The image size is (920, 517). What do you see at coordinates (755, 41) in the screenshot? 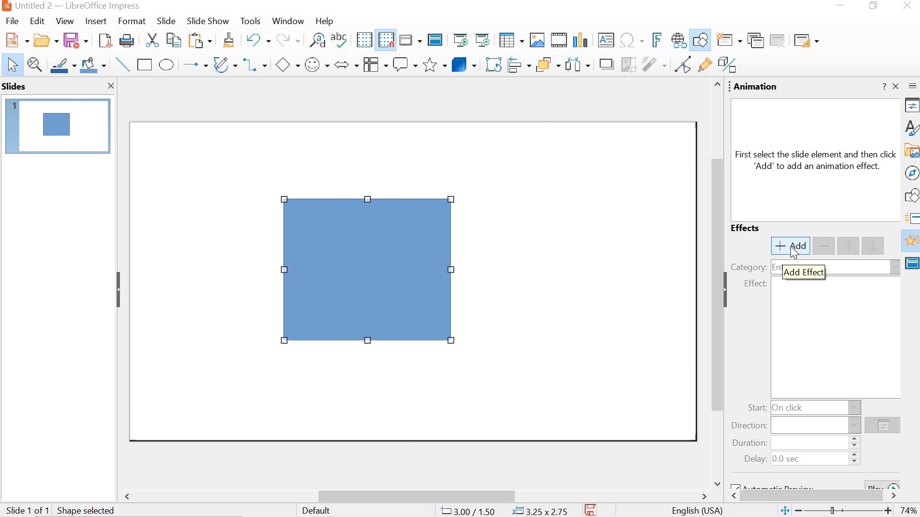
I see `duplicate slide` at bounding box center [755, 41].